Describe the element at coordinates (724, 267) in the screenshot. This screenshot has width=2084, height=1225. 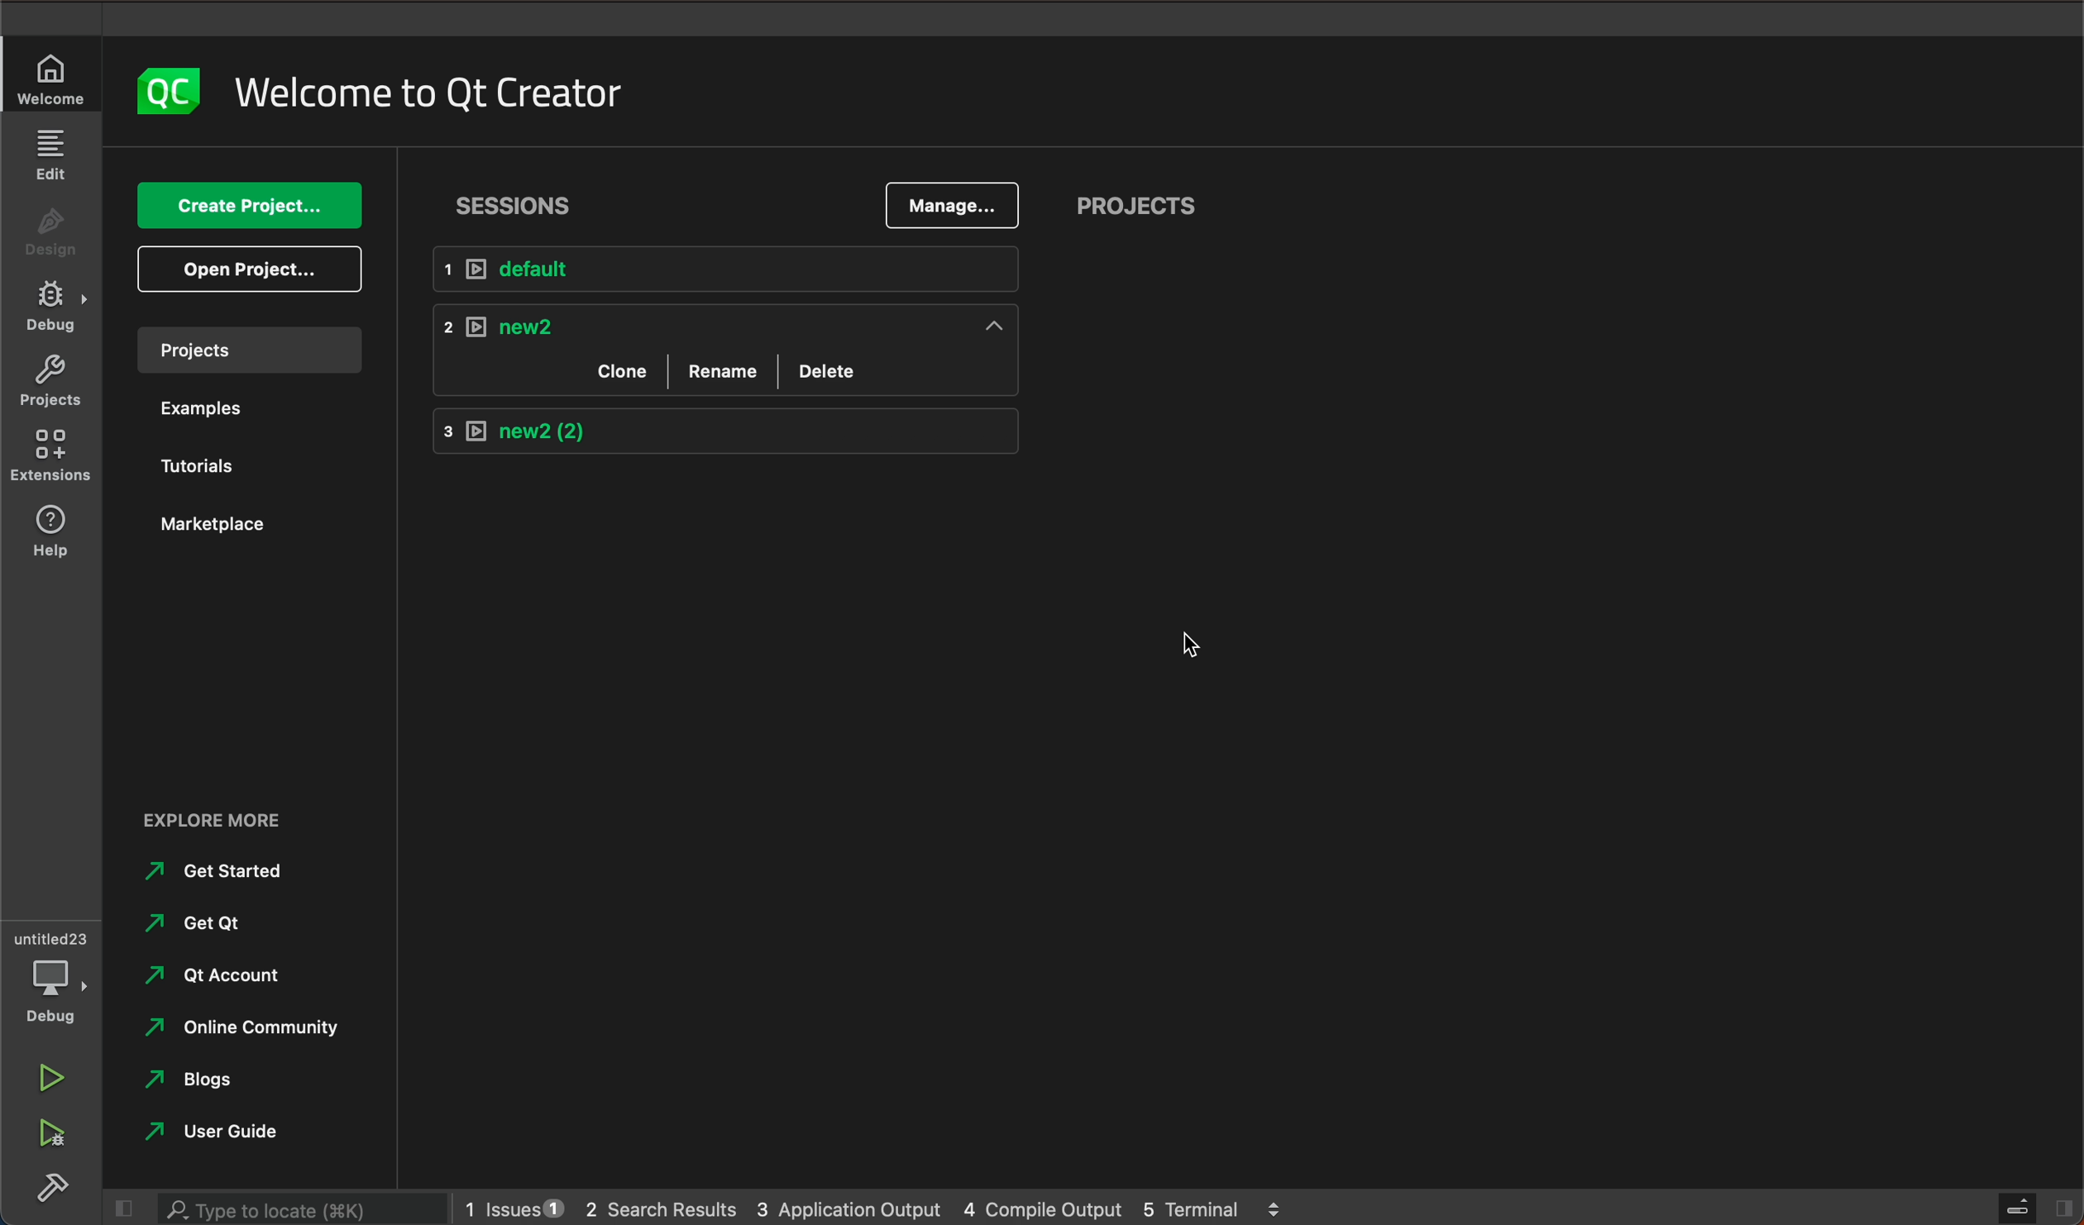
I see `default` at that location.